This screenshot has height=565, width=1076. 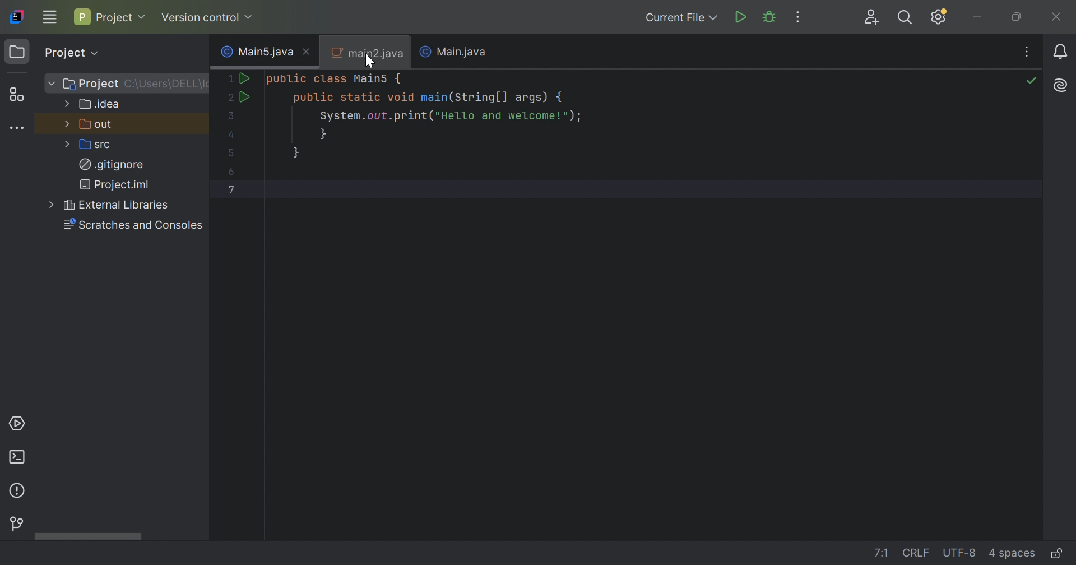 What do you see at coordinates (231, 191) in the screenshot?
I see `7` at bounding box center [231, 191].